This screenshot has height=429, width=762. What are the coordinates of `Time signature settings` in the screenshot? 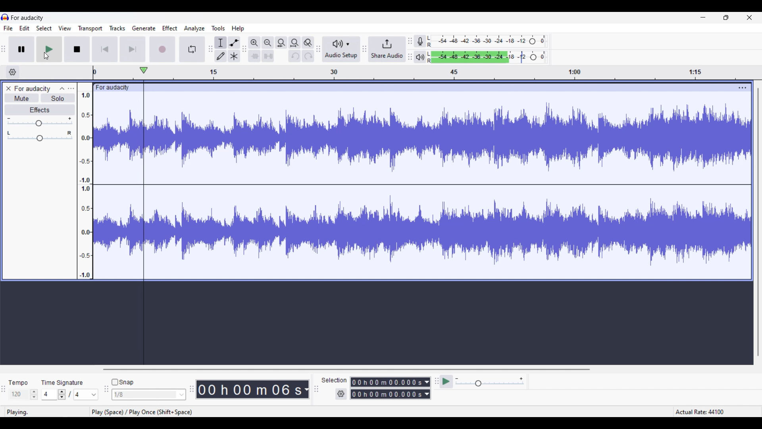 It's located at (71, 394).